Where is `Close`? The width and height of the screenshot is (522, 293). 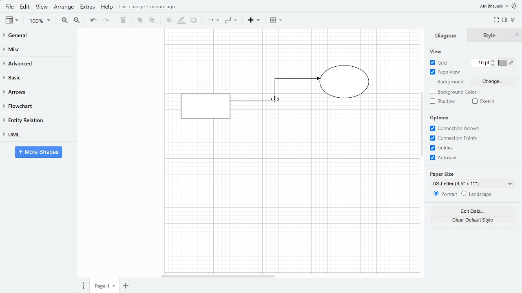
Close is located at coordinates (517, 35).